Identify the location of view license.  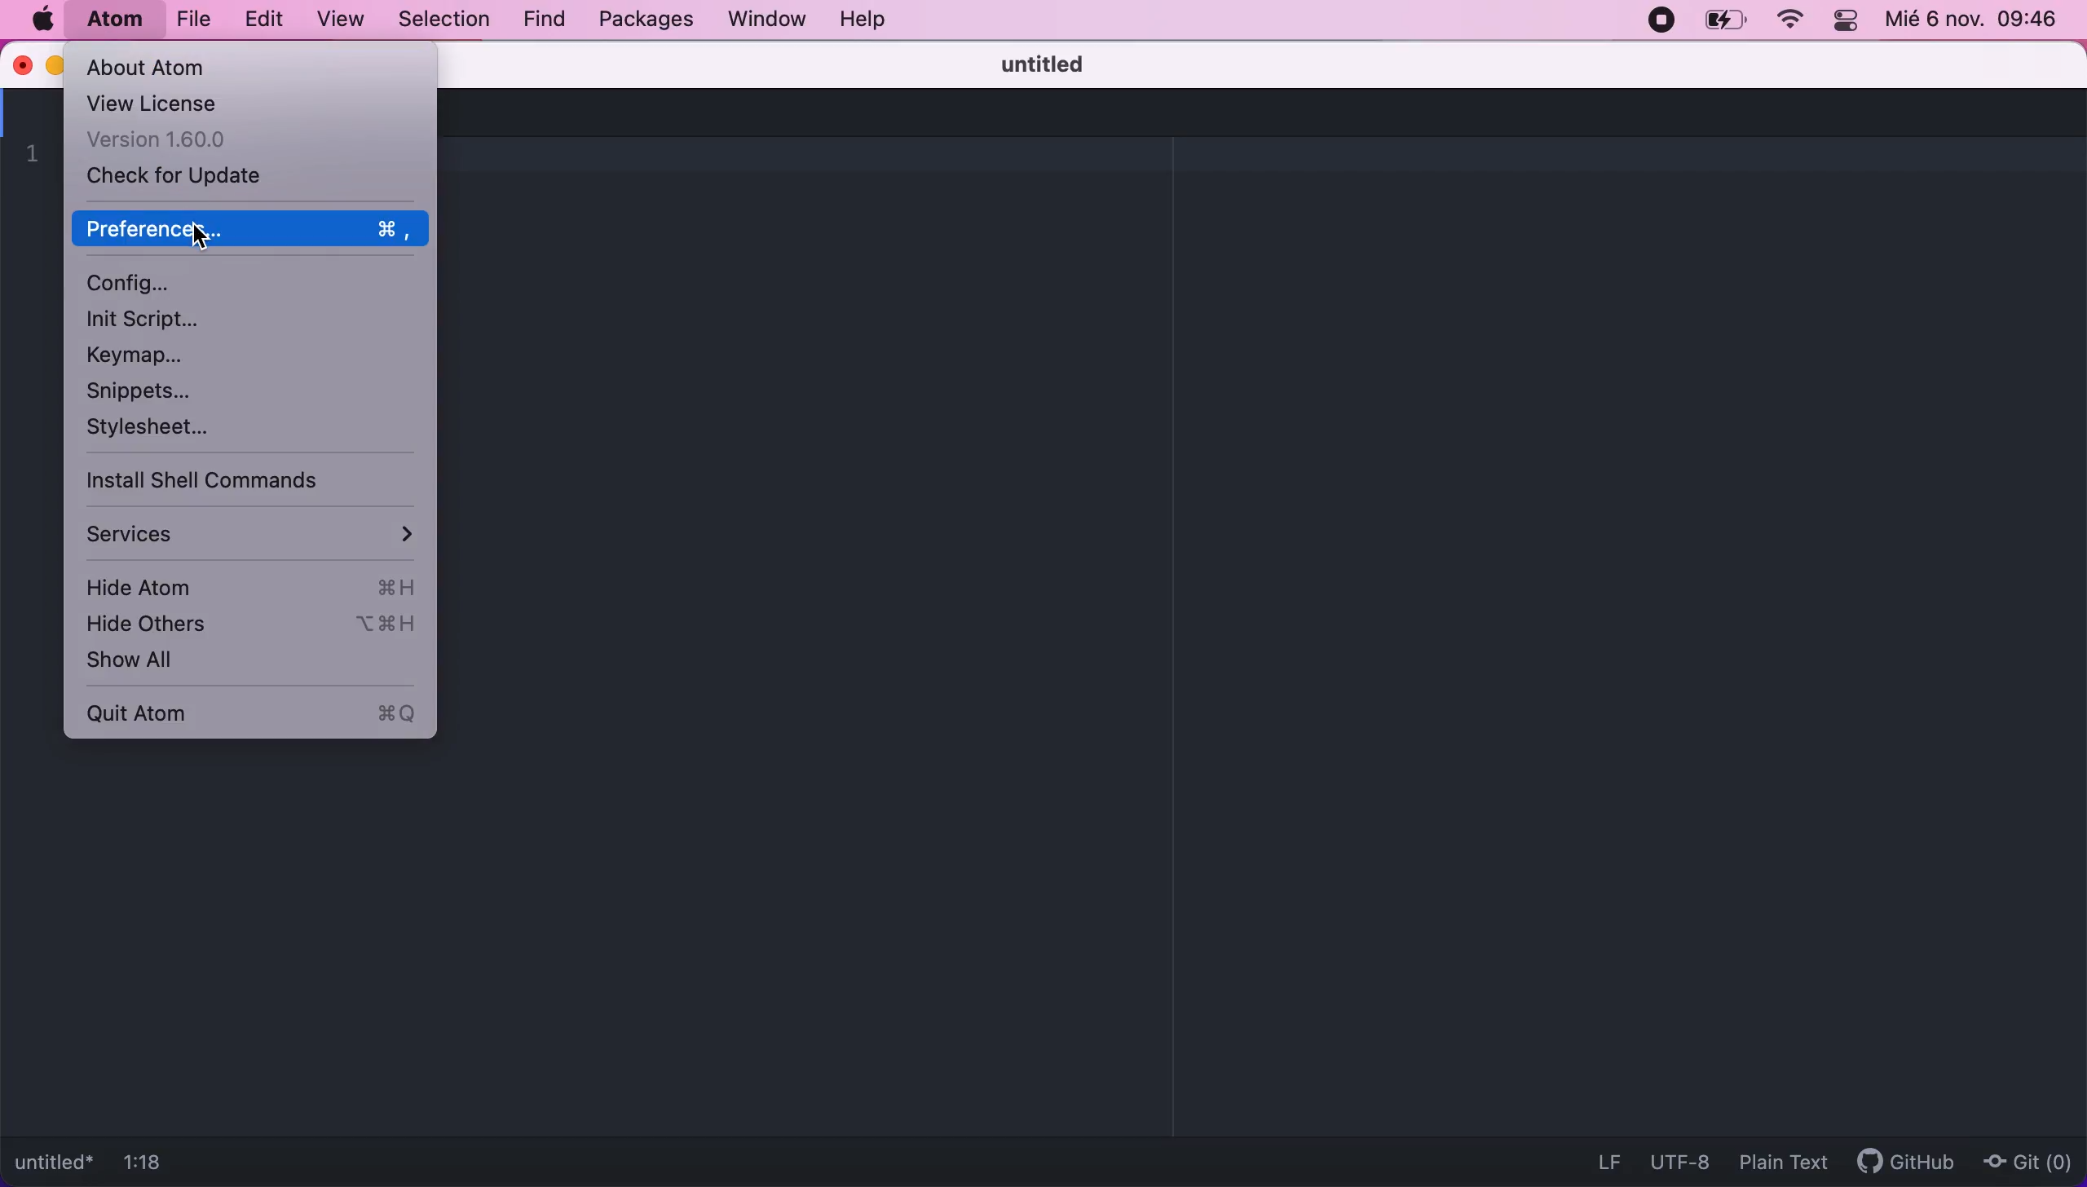
(181, 101).